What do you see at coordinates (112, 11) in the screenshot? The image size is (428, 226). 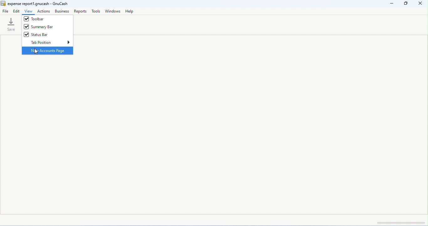 I see `windows` at bounding box center [112, 11].